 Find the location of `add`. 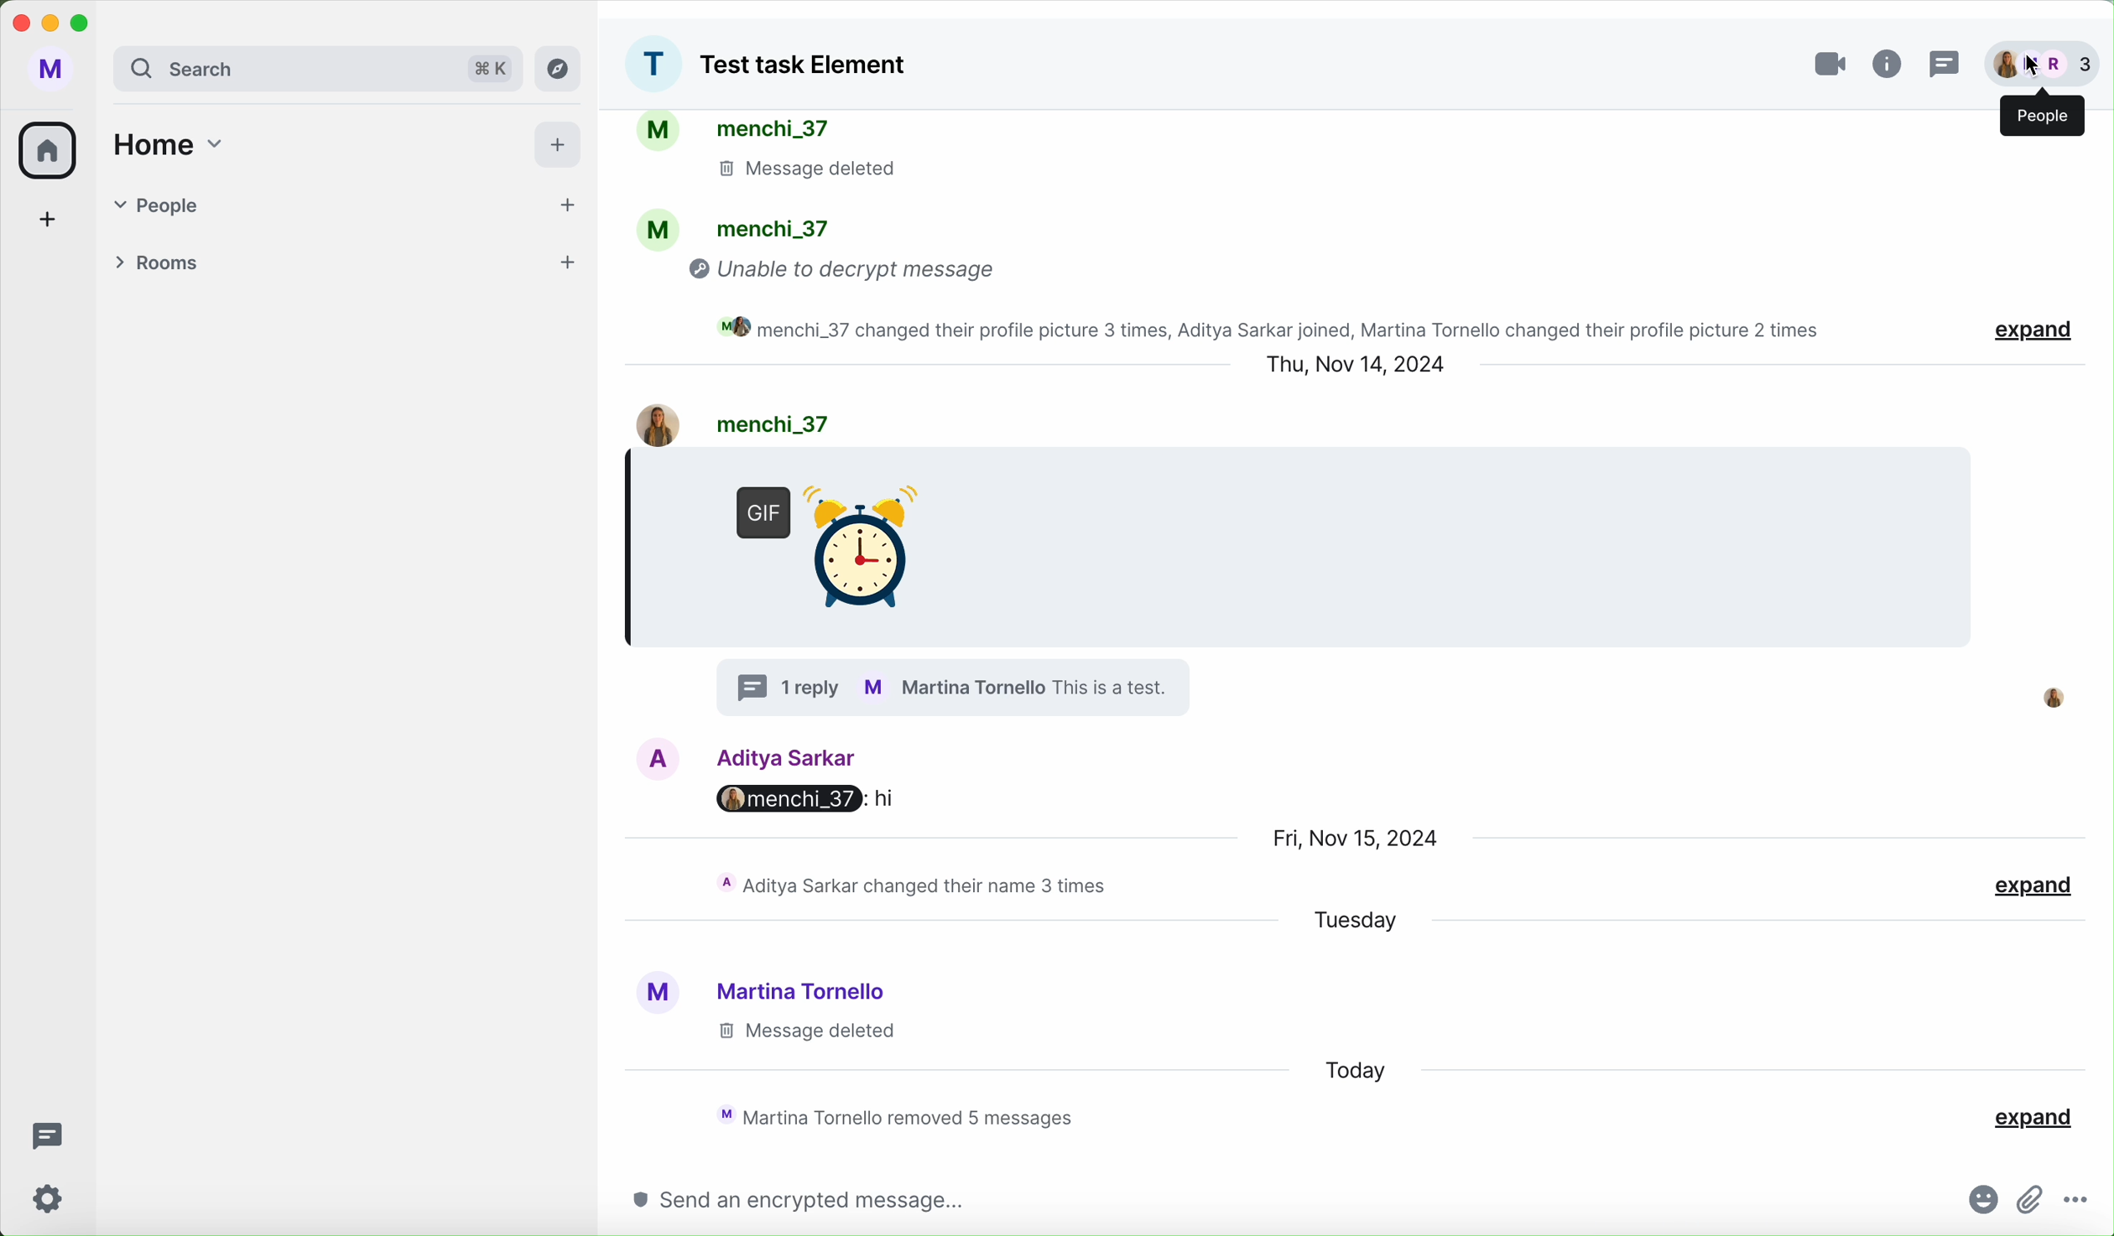

add is located at coordinates (569, 205).